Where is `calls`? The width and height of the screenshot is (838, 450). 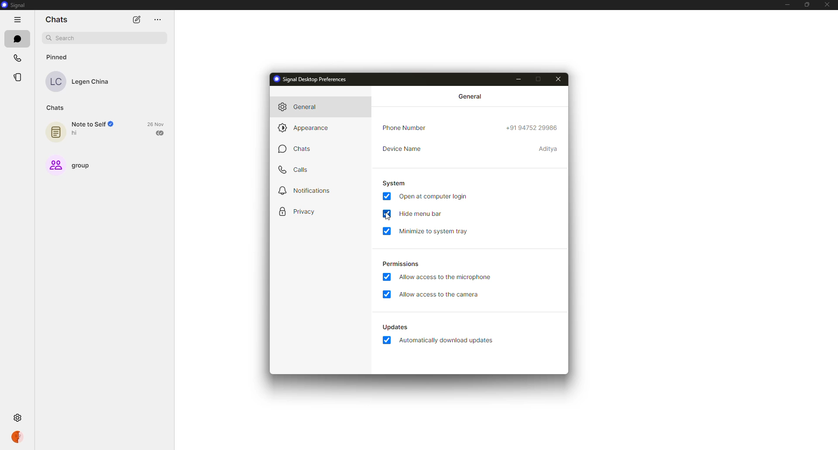 calls is located at coordinates (17, 58).